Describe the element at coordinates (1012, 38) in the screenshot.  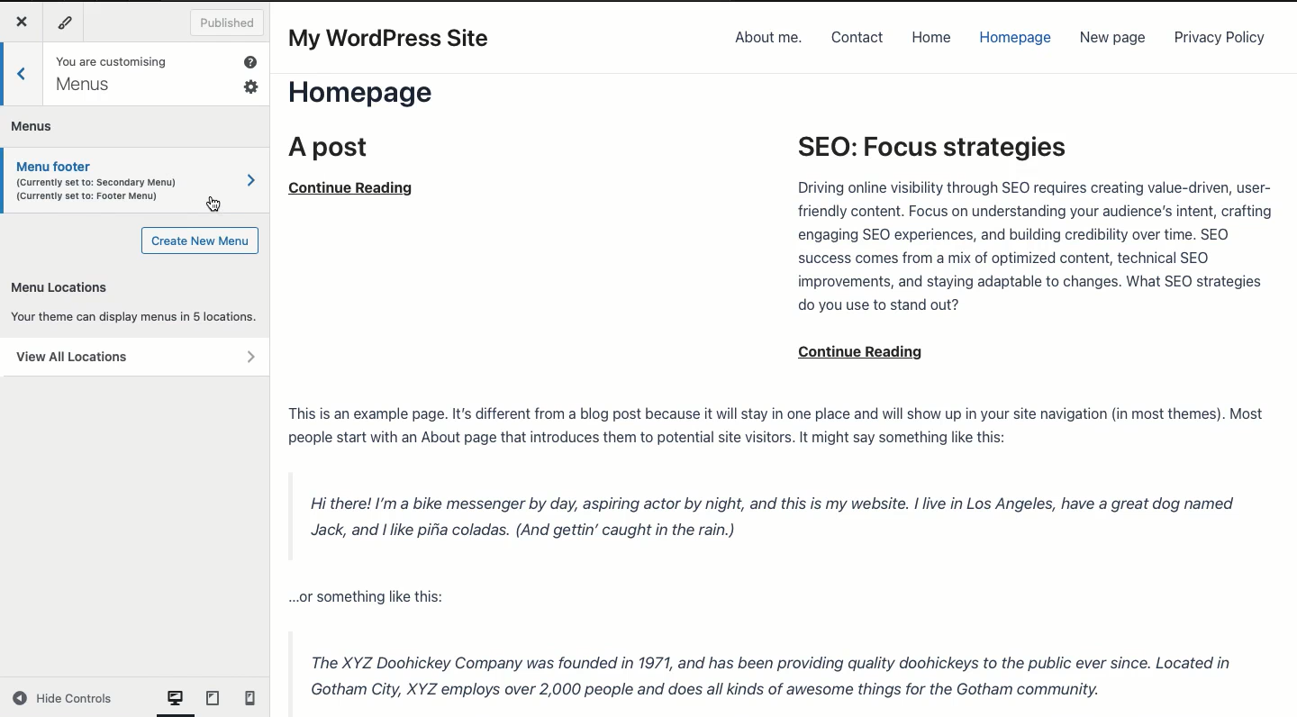
I see `Homepage` at that location.